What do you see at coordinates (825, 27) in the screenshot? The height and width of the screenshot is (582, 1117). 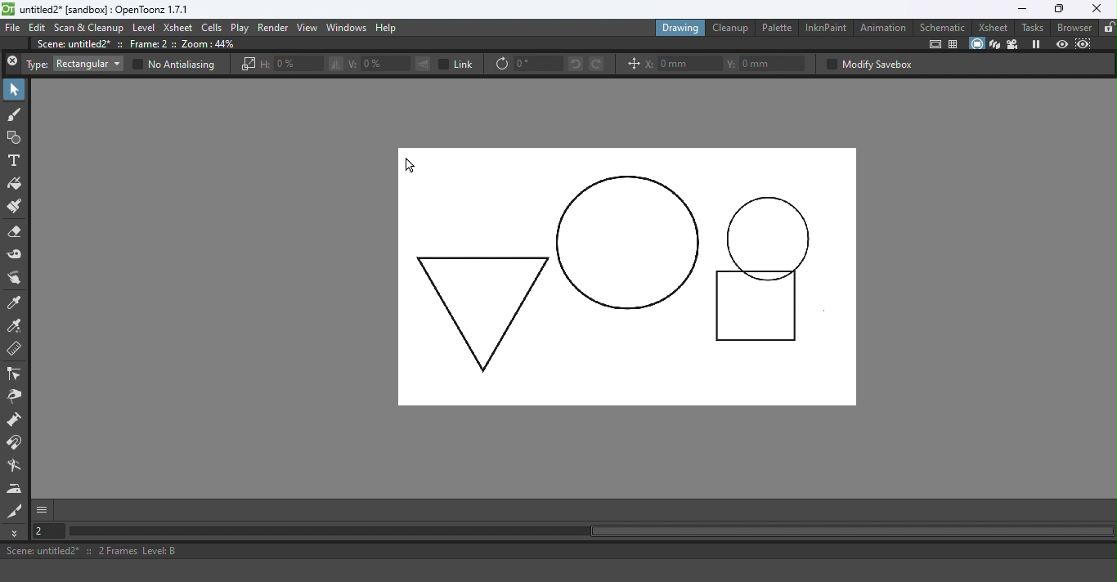 I see `InknPaint` at bounding box center [825, 27].